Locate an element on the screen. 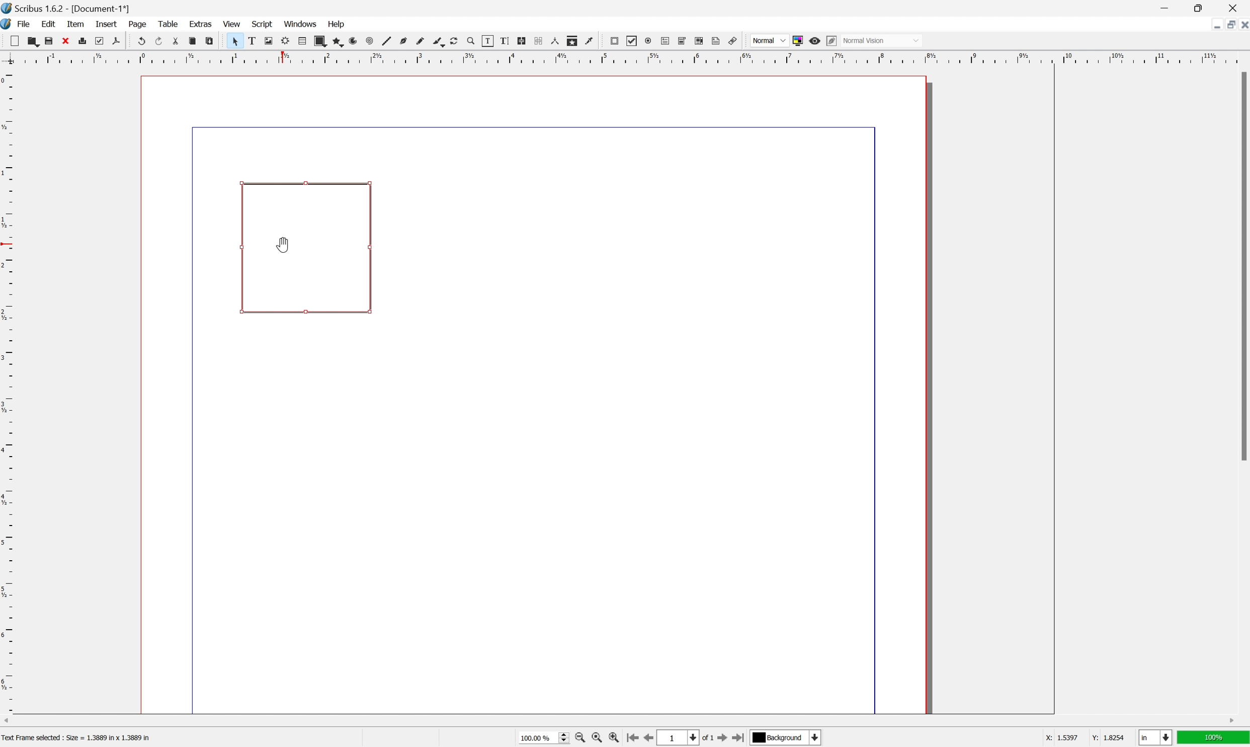 This screenshot has height=747, width=1250. pdf list box is located at coordinates (699, 40).